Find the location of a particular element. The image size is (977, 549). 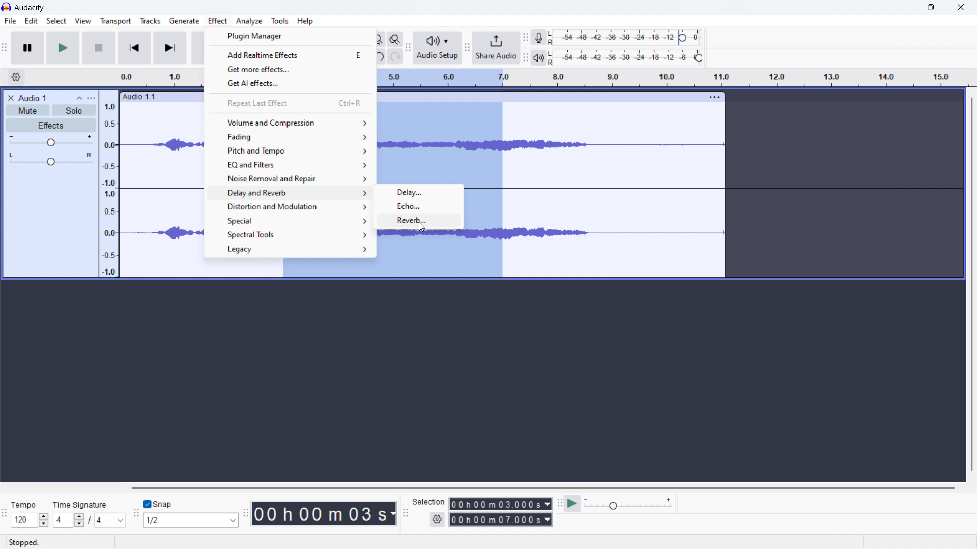

eq and filters is located at coordinates (289, 164).